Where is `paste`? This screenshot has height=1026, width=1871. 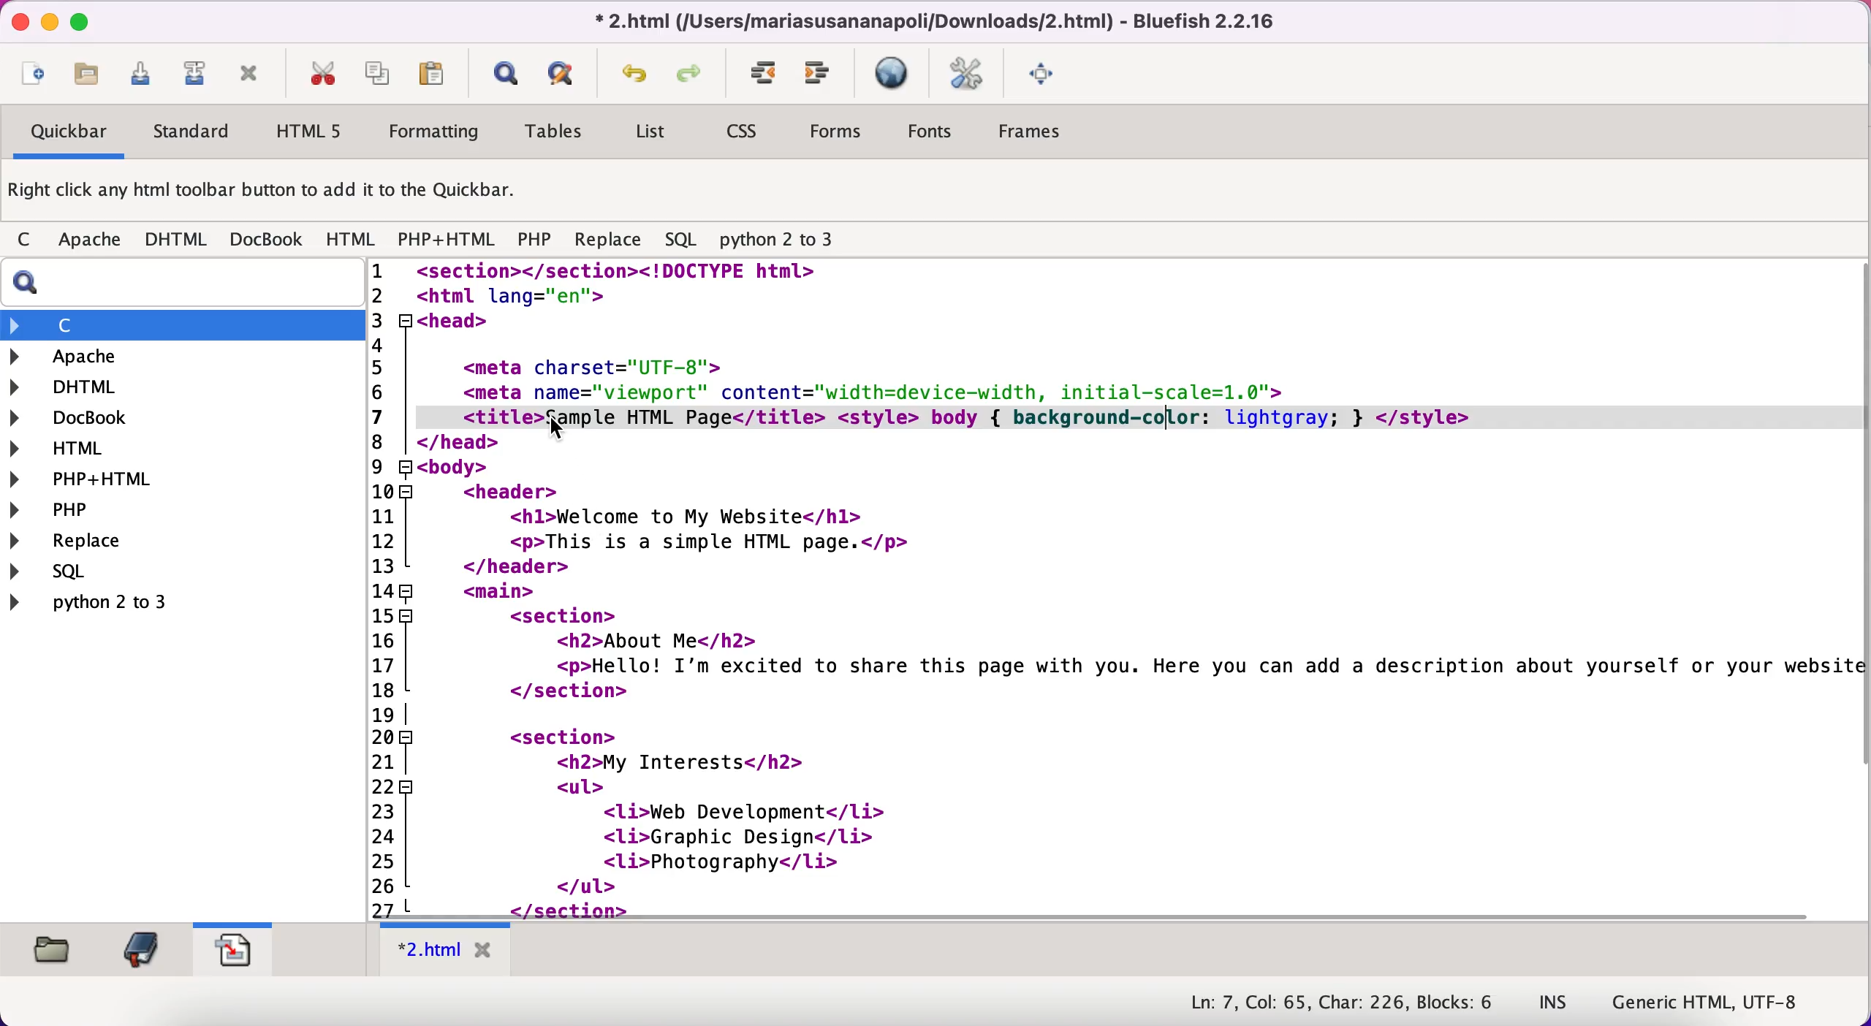 paste is located at coordinates (437, 73).